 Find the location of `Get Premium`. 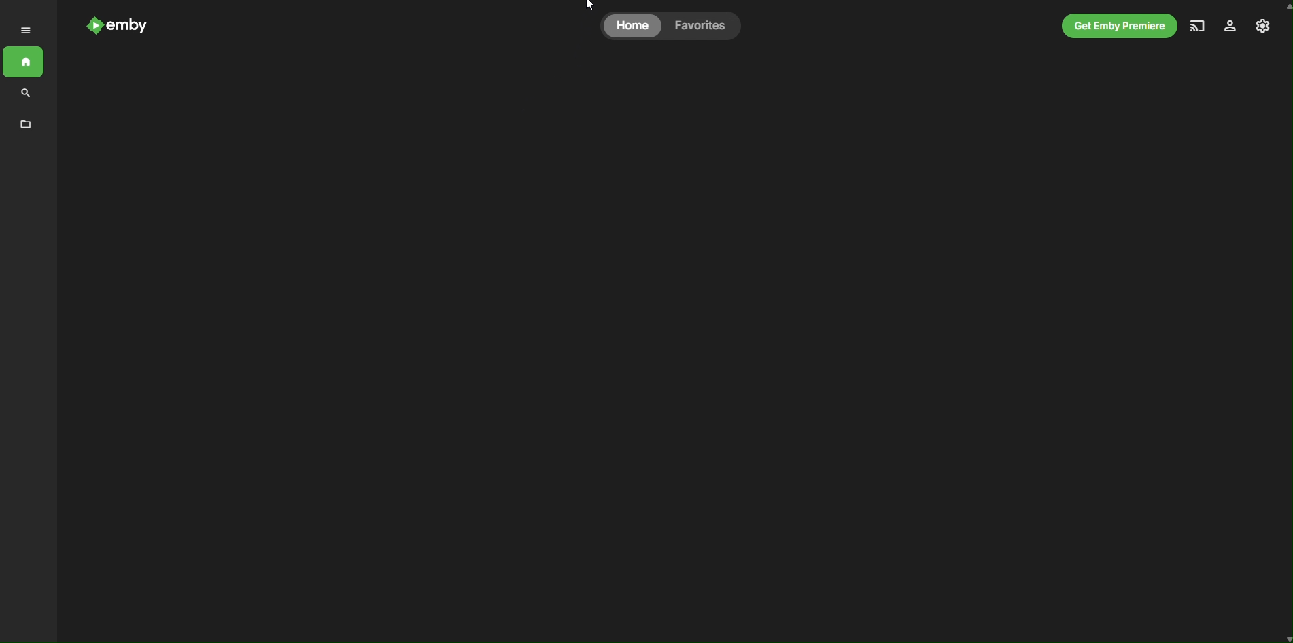

Get Premium is located at coordinates (1114, 27).